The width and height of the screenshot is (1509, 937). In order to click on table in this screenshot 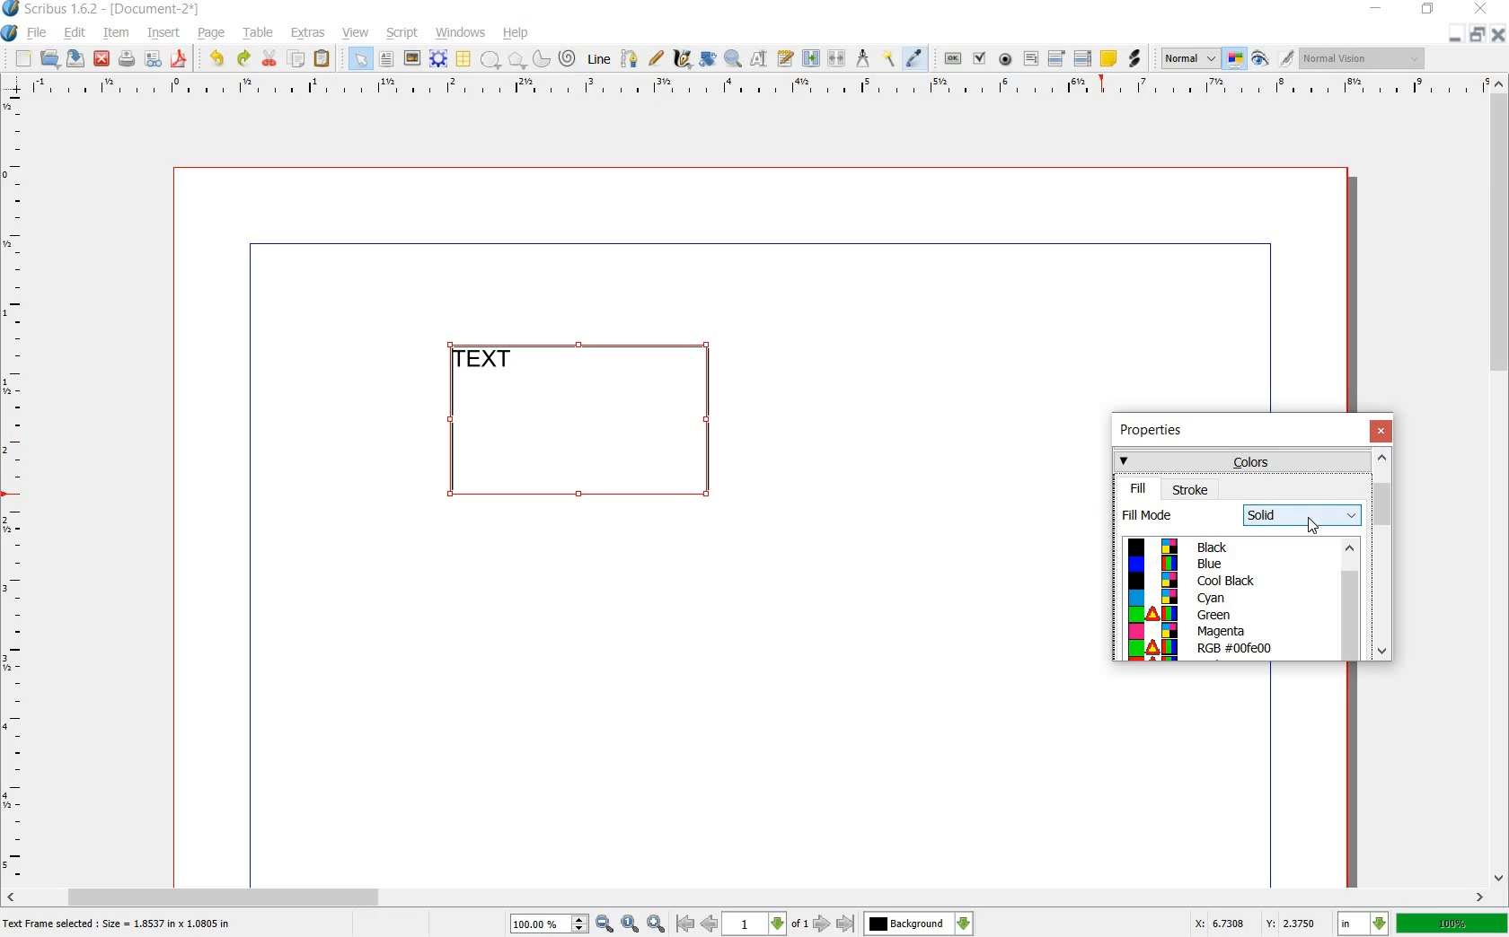, I will do `click(260, 35)`.